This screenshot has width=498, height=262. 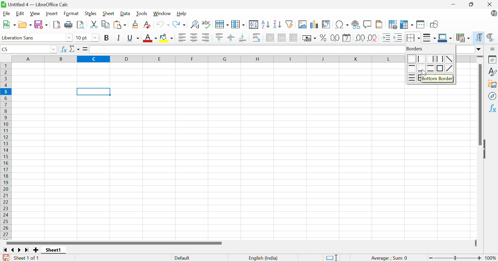 I want to click on Scroll to first sheet, so click(x=6, y=250).